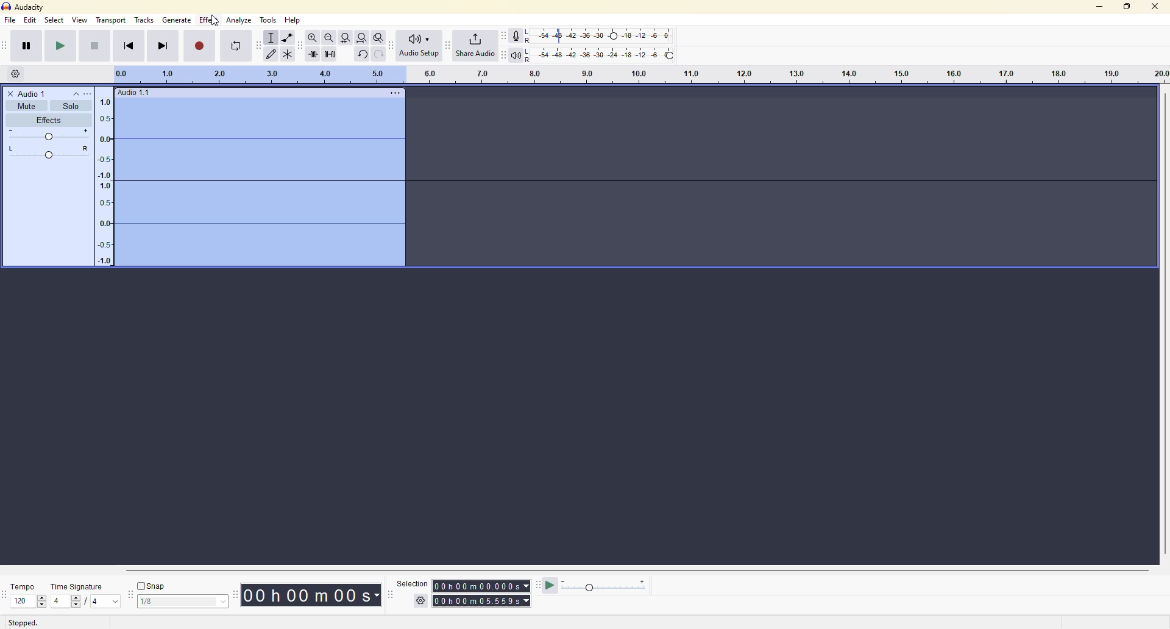 The image size is (1170, 629). What do you see at coordinates (311, 52) in the screenshot?
I see `trim audio outside selection` at bounding box center [311, 52].